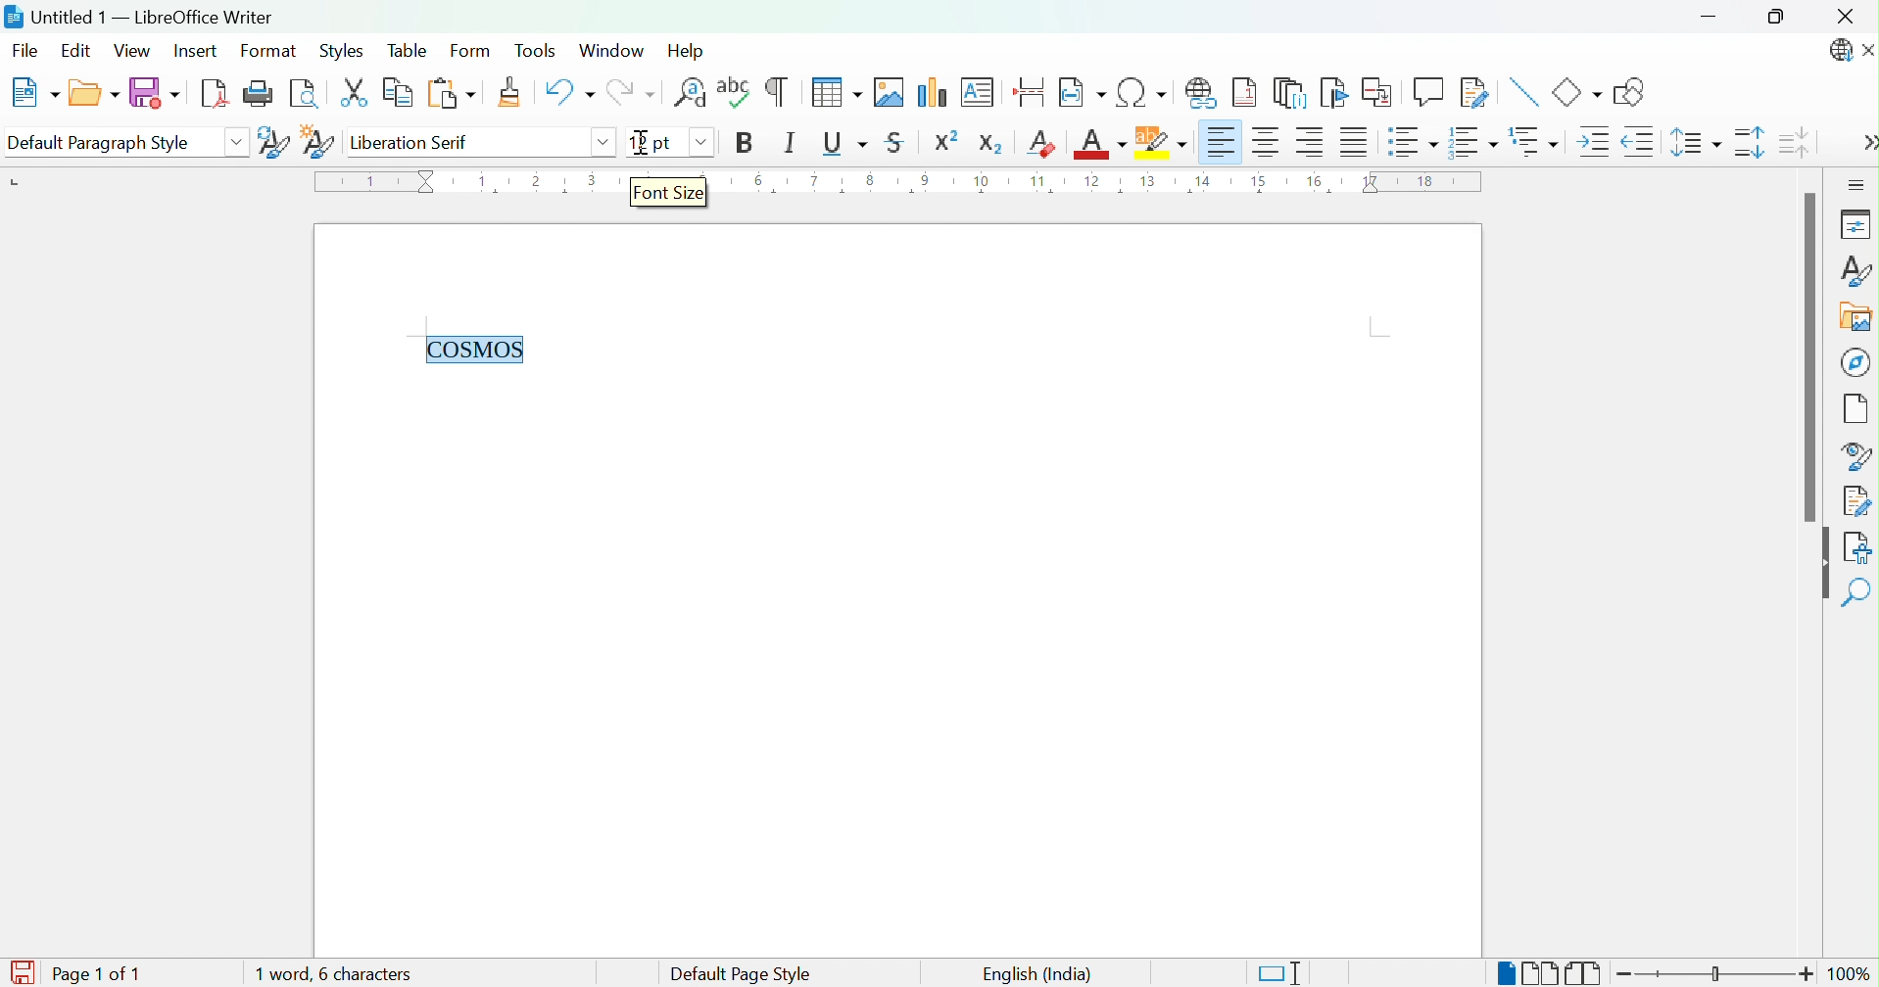 Image resolution: width=1879 pixels, height=987 pixels. I want to click on Book view, so click(1584, 974).